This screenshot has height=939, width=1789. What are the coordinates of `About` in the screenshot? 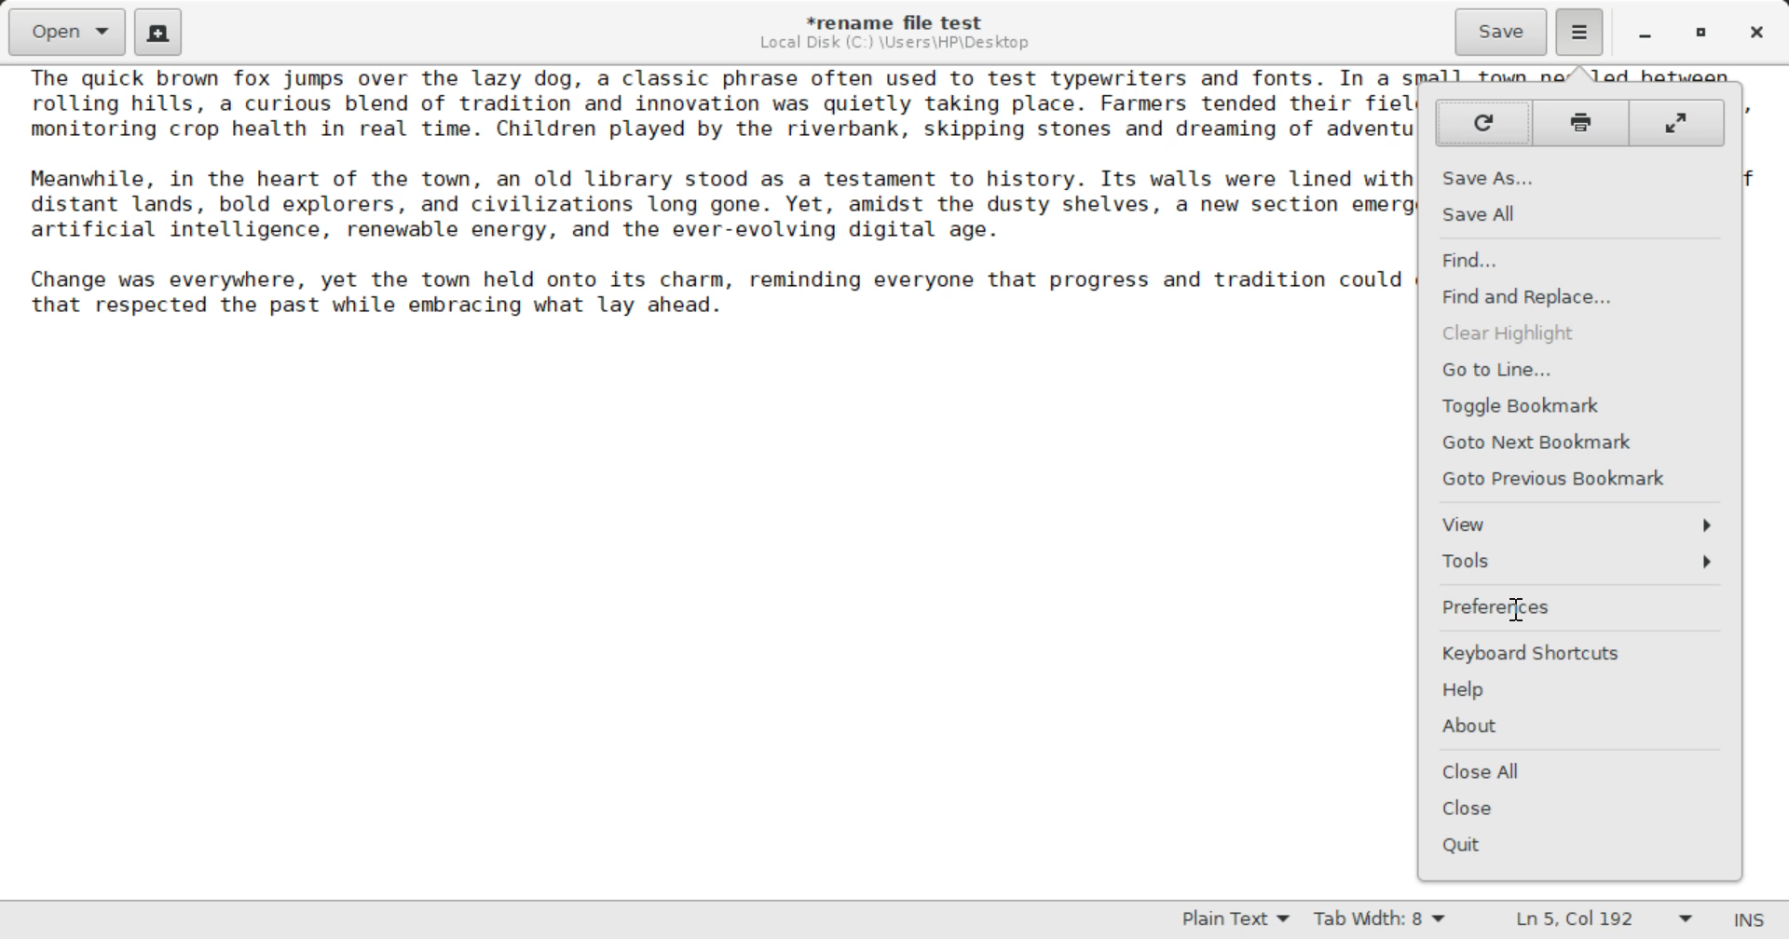 It's located at (1577, 726).